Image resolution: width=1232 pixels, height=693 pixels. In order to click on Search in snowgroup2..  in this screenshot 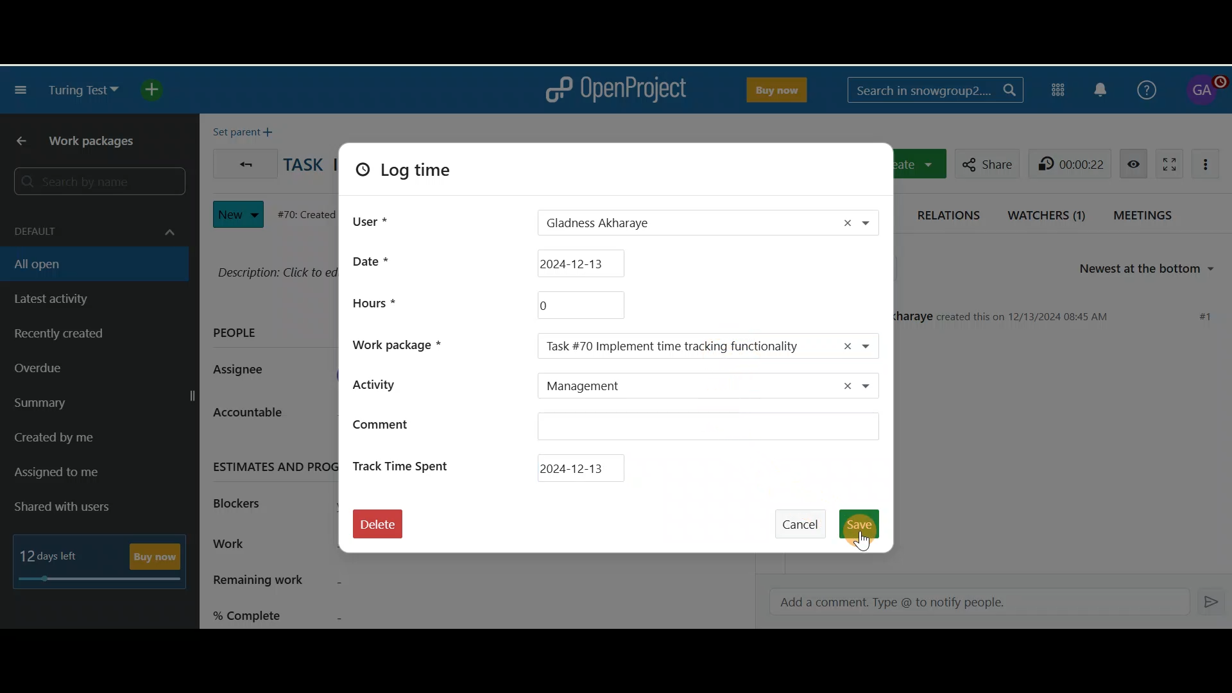, I will do `click(933, 90)`.